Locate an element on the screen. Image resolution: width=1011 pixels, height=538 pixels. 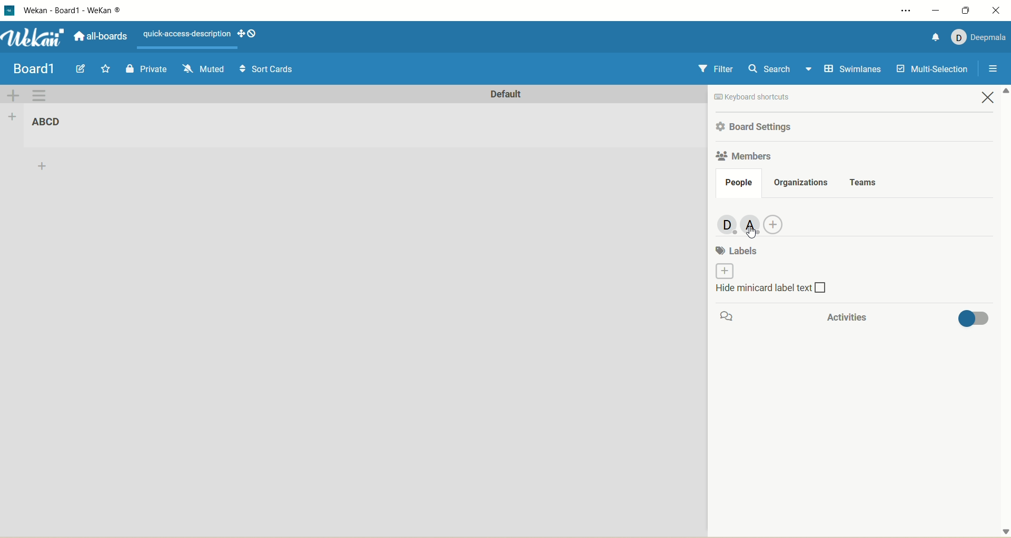
hide minicards is located at coordinates (783, 291).